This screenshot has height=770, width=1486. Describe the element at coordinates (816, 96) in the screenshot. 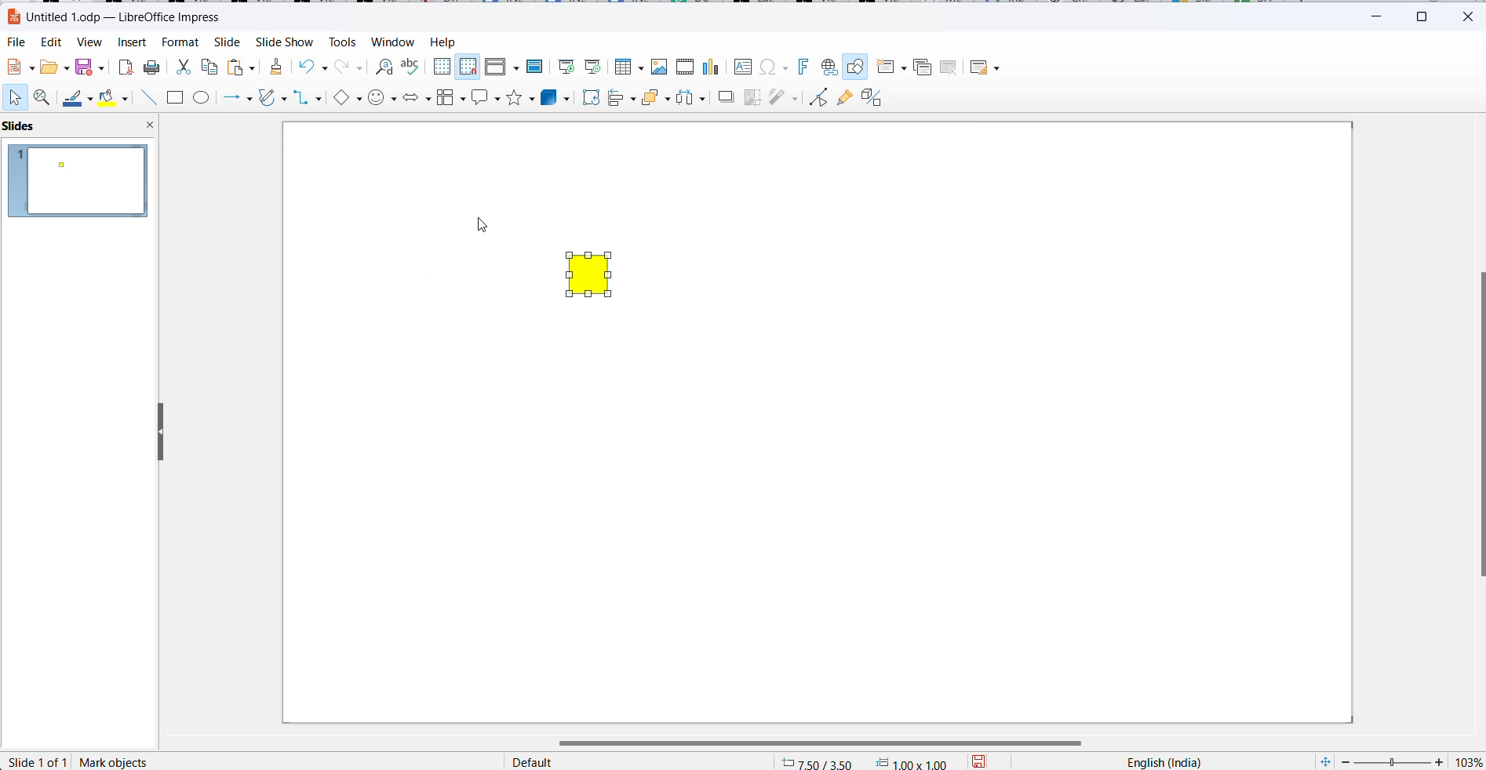

I see `toggle endpoint edit mode` at that location.